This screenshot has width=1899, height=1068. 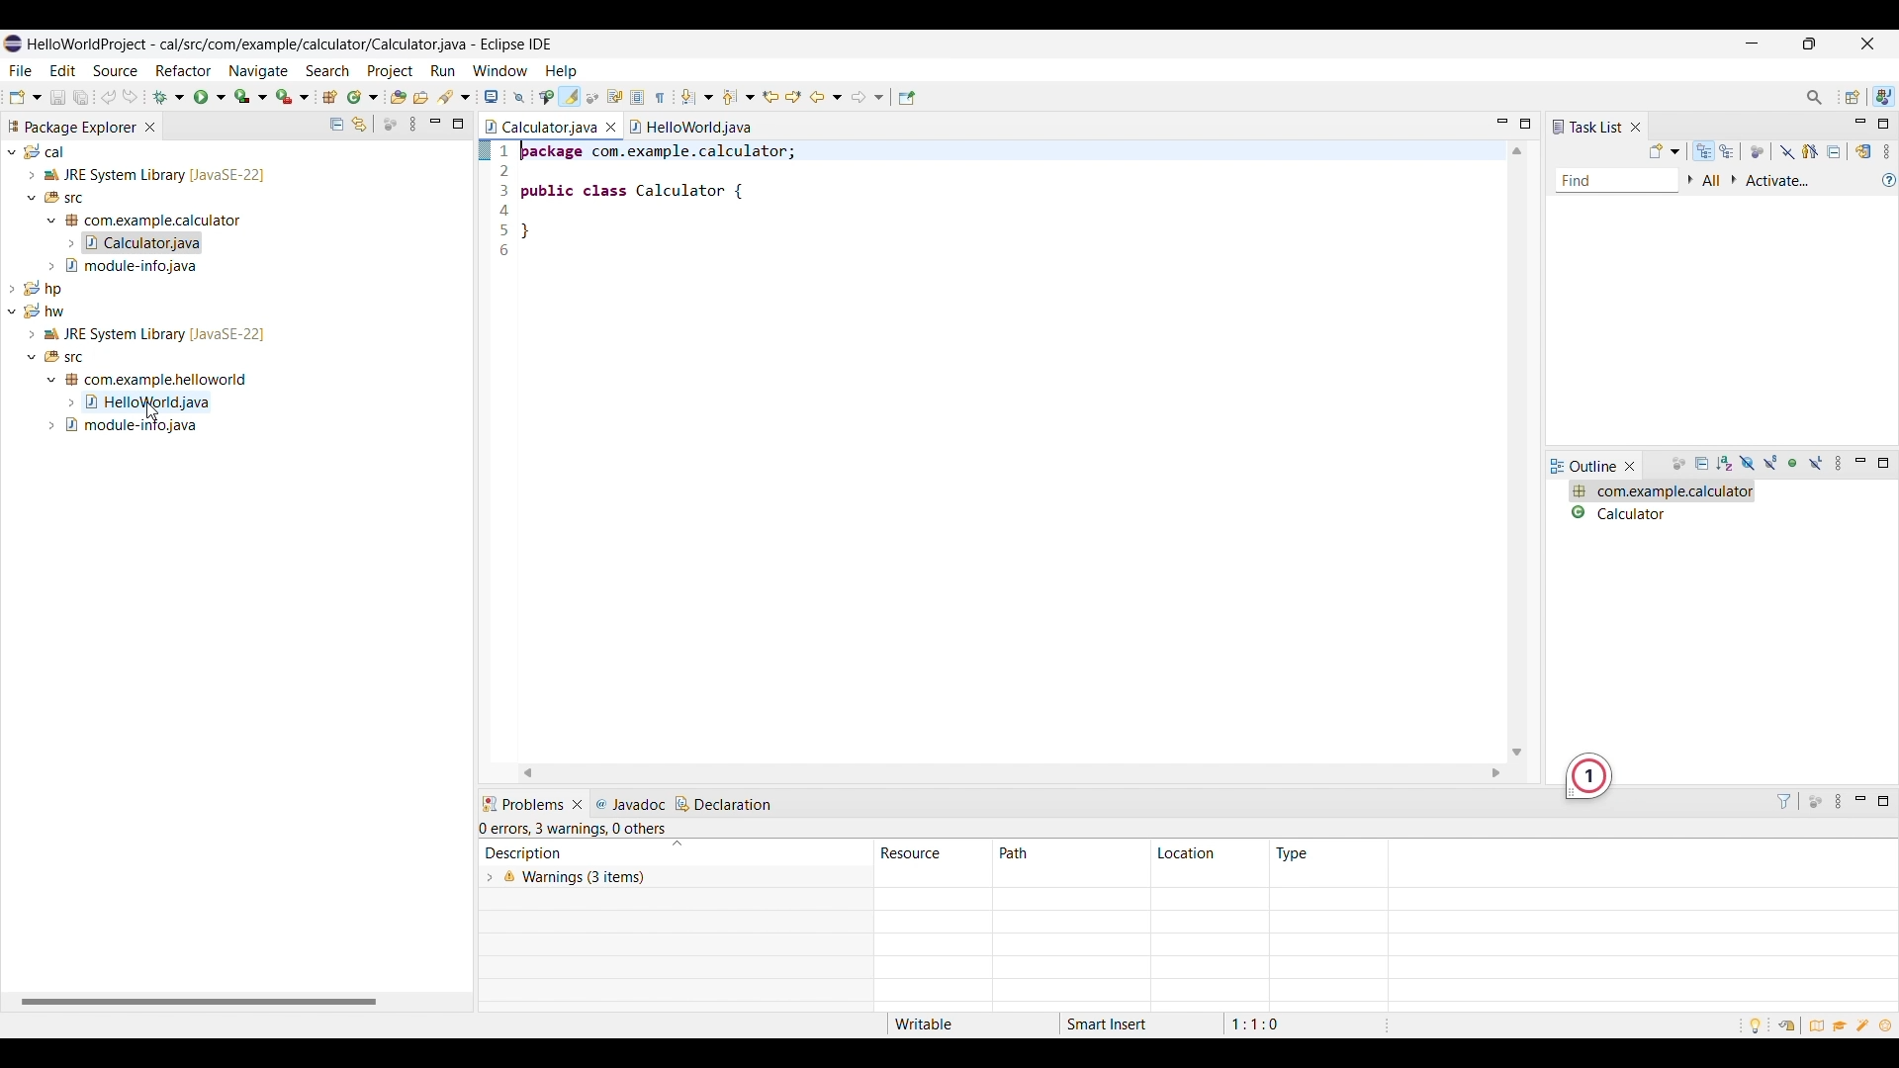 What do you see at coordinates (1883, 463) in the screenshot?
I see `Maximize` at bounding box center [1883, 463].